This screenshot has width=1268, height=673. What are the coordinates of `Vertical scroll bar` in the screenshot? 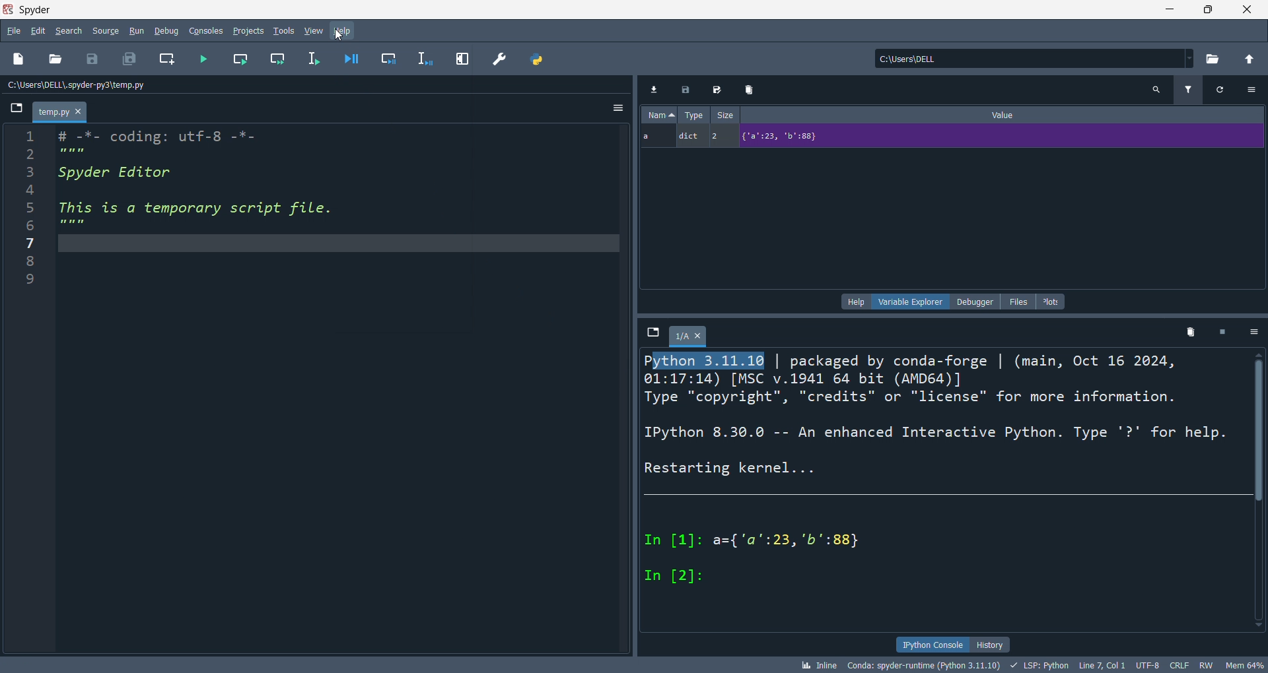 It's located at (1259, 489).